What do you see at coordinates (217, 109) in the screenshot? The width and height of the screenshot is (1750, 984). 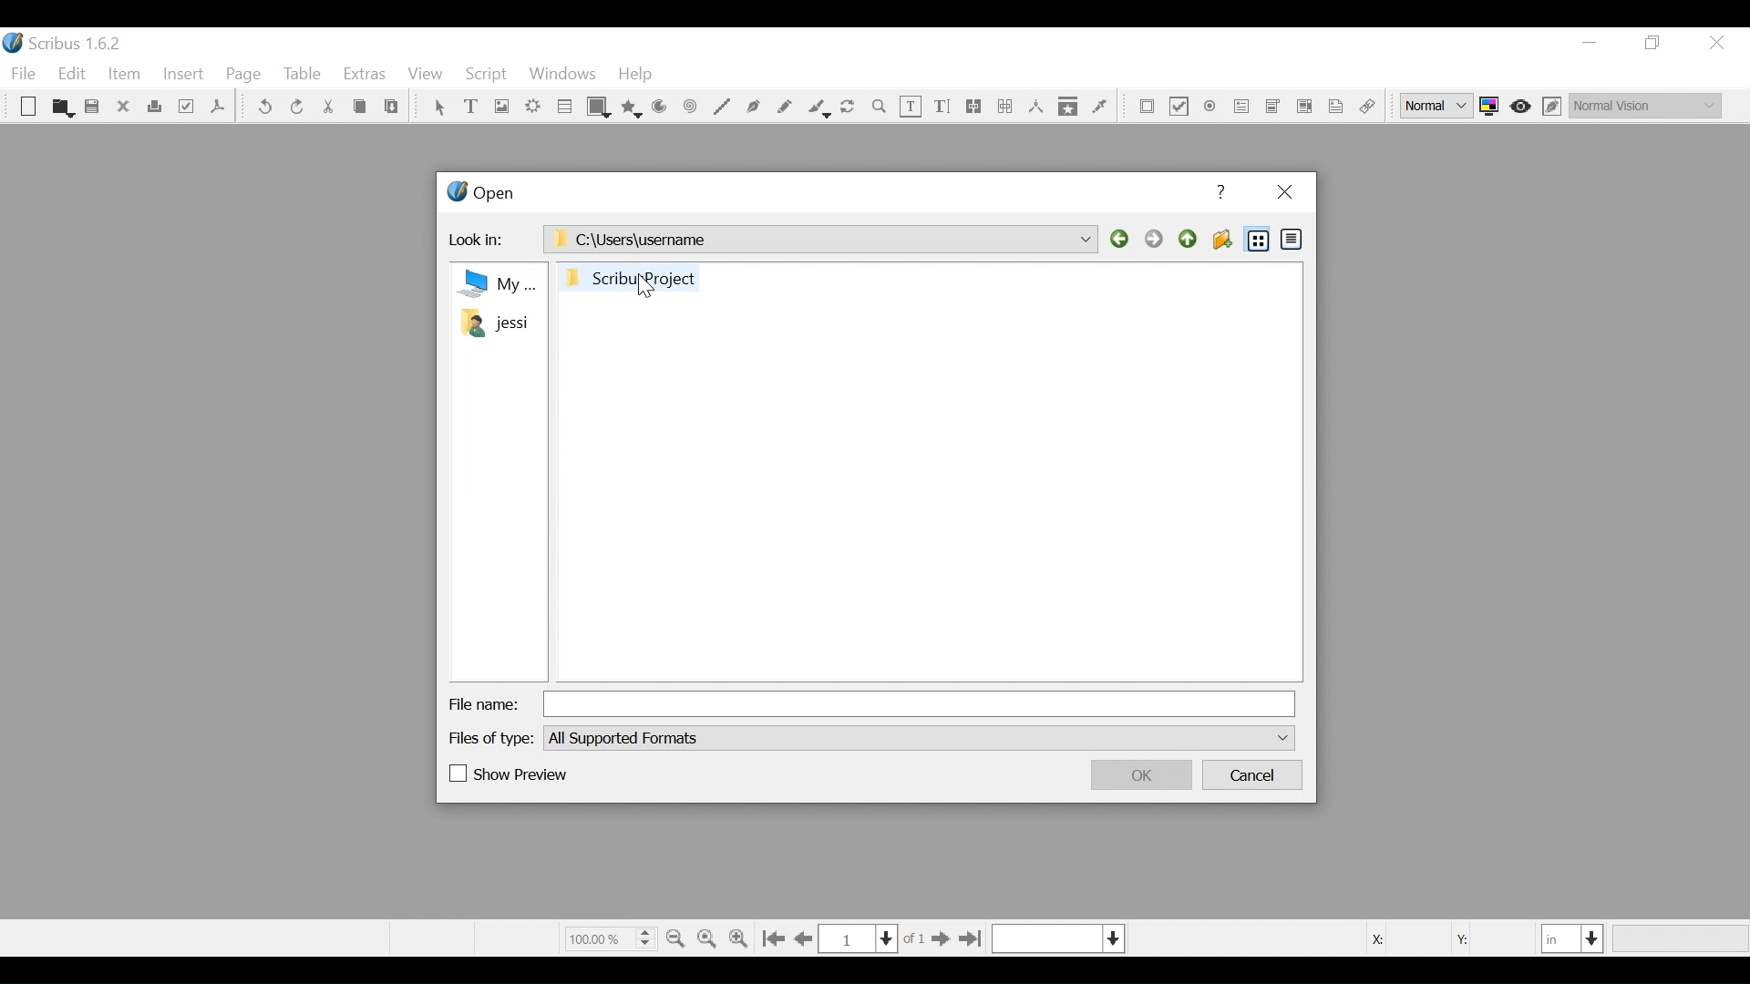 I see `Save as PDF` at bounding box center [217, 109].